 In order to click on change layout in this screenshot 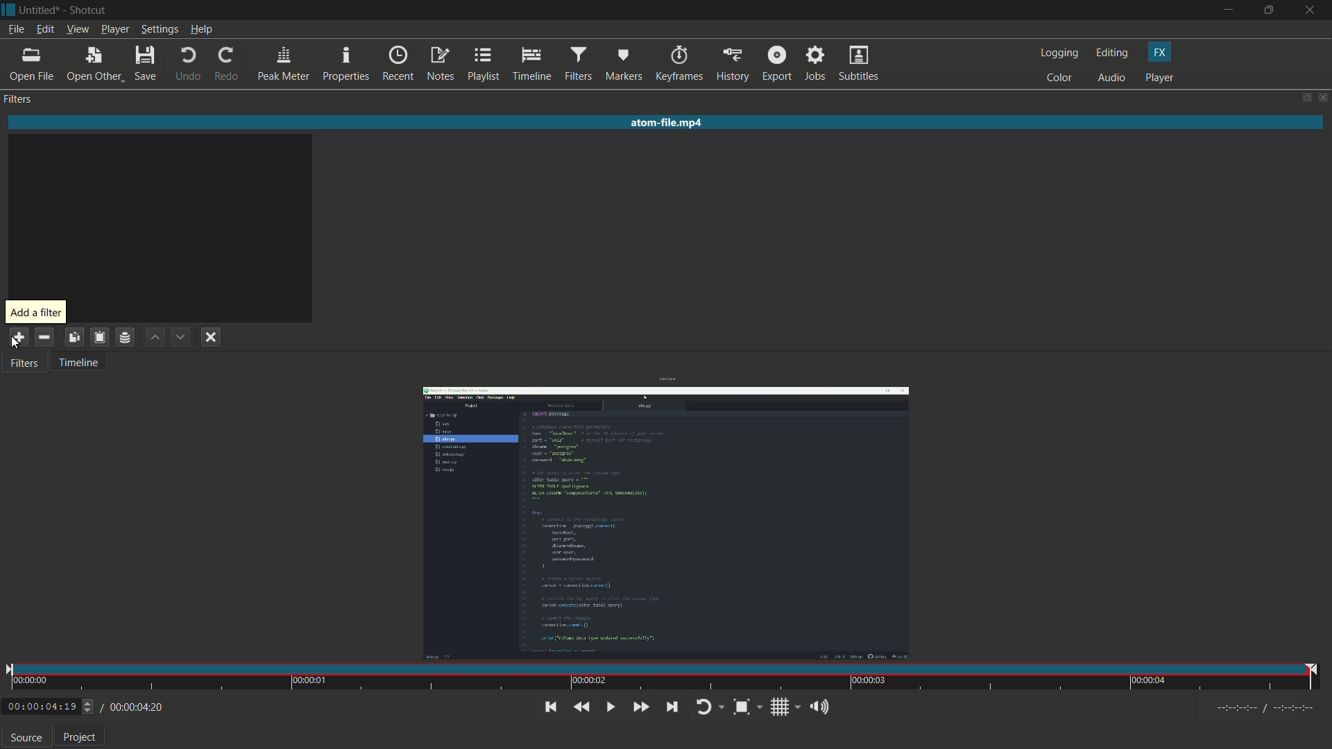, I will do `click(1302, 97)`.